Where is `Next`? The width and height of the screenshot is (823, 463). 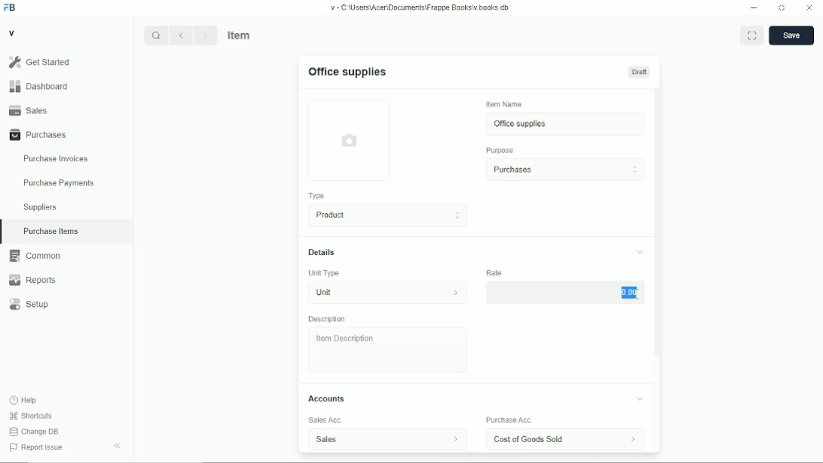 Next is located at coordinates (206, 35).